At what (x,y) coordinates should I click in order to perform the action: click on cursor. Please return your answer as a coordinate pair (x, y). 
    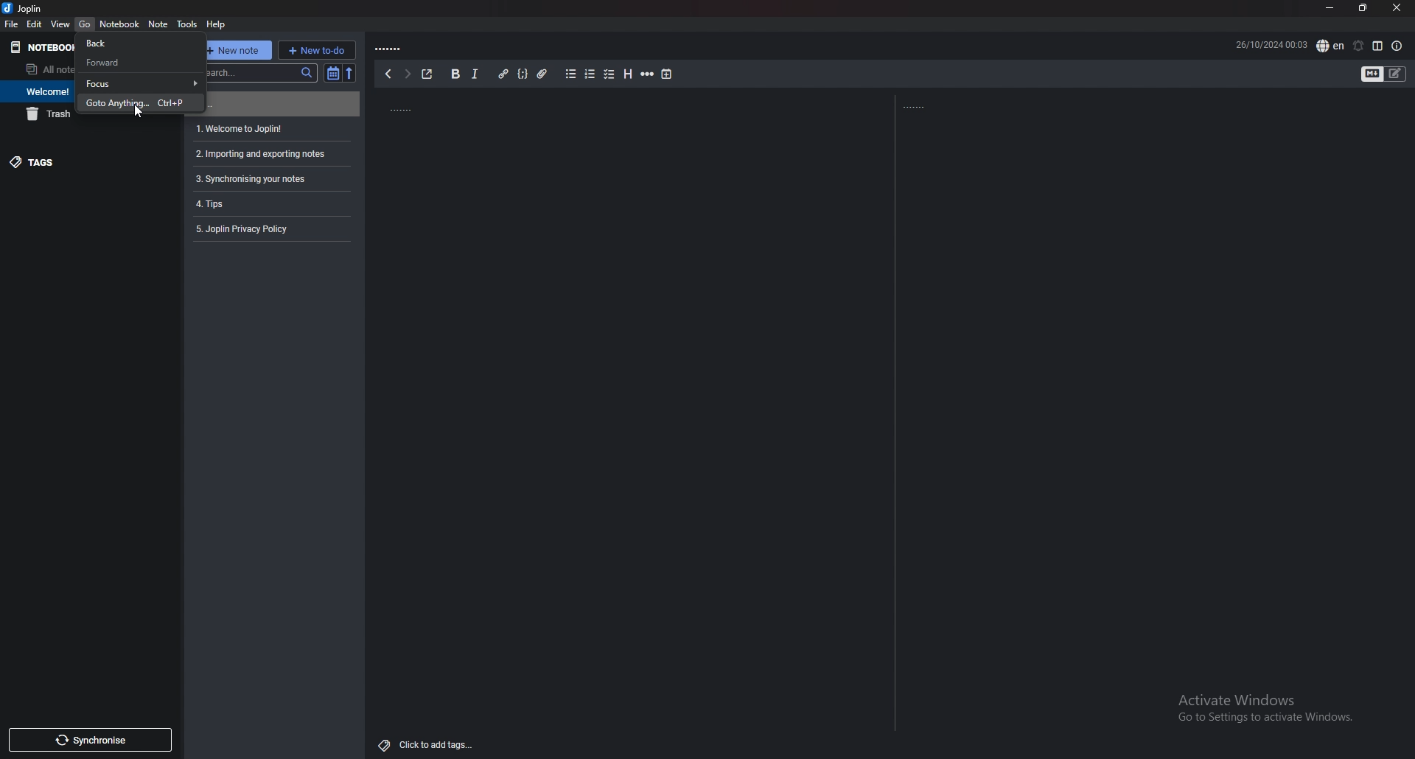
    Looking at the image, I should click on (139, 113).